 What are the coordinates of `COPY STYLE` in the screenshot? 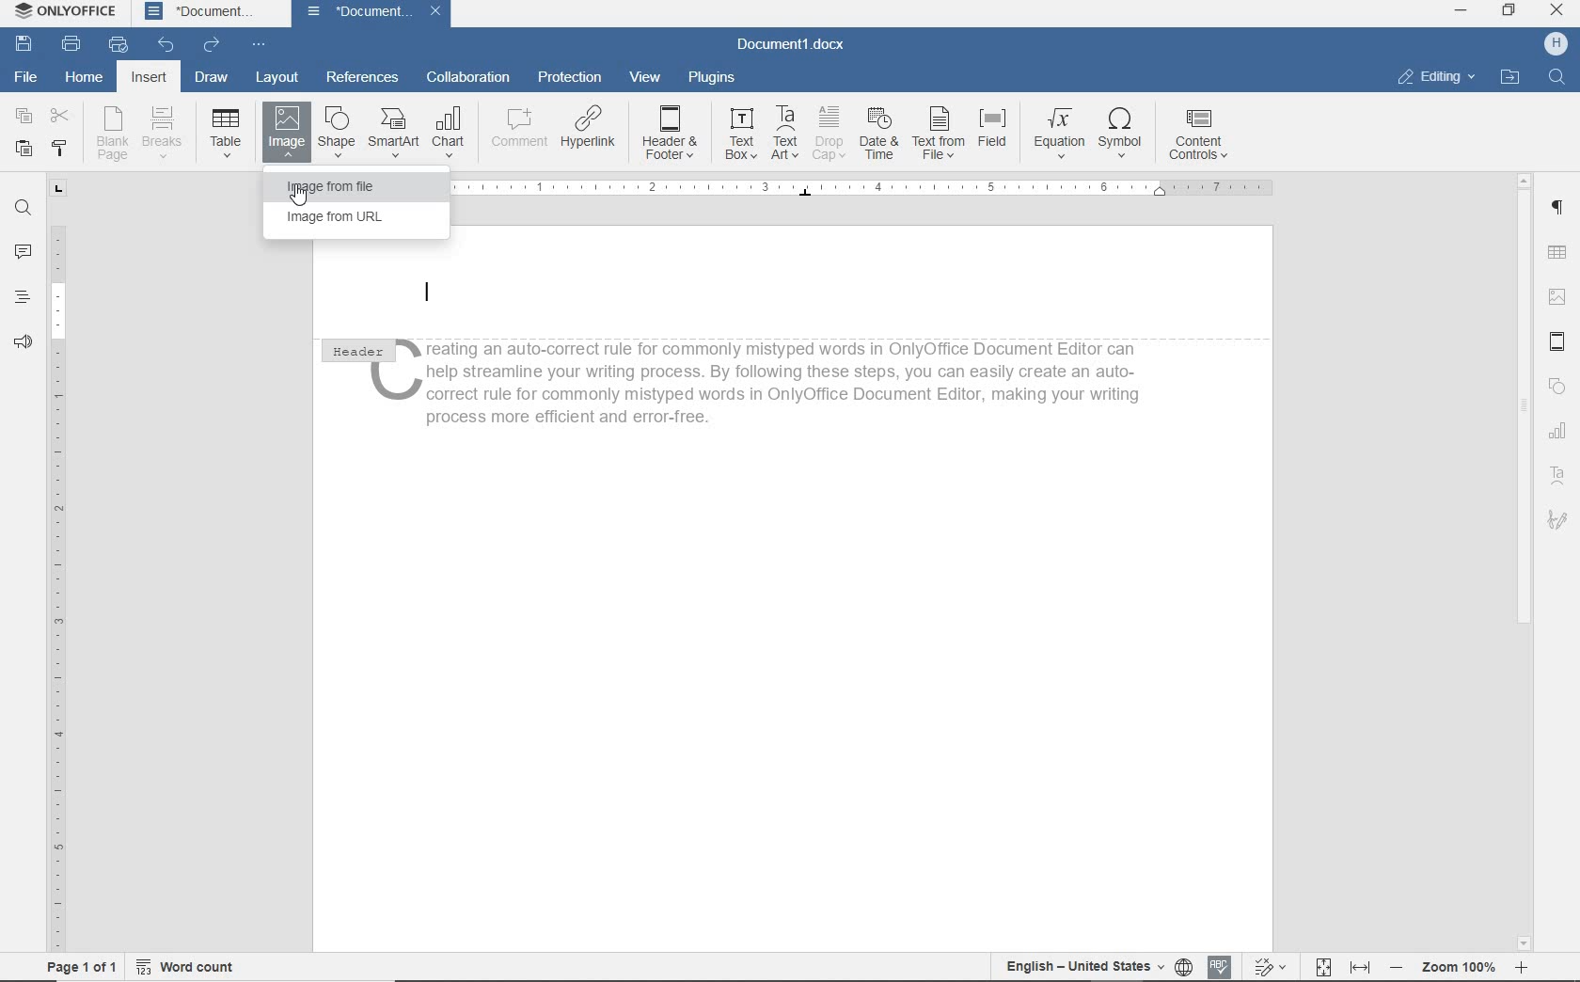 It's located at (62, 148).